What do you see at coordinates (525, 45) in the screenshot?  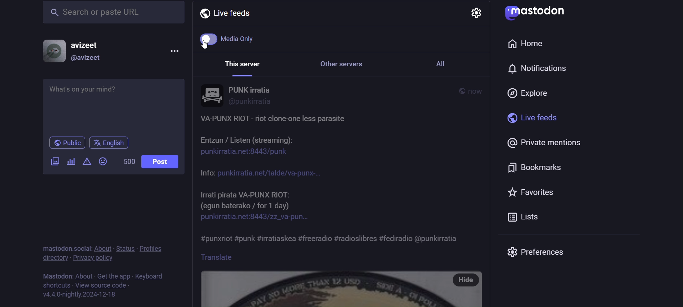 I see `home` at bounding box center [525, 45].